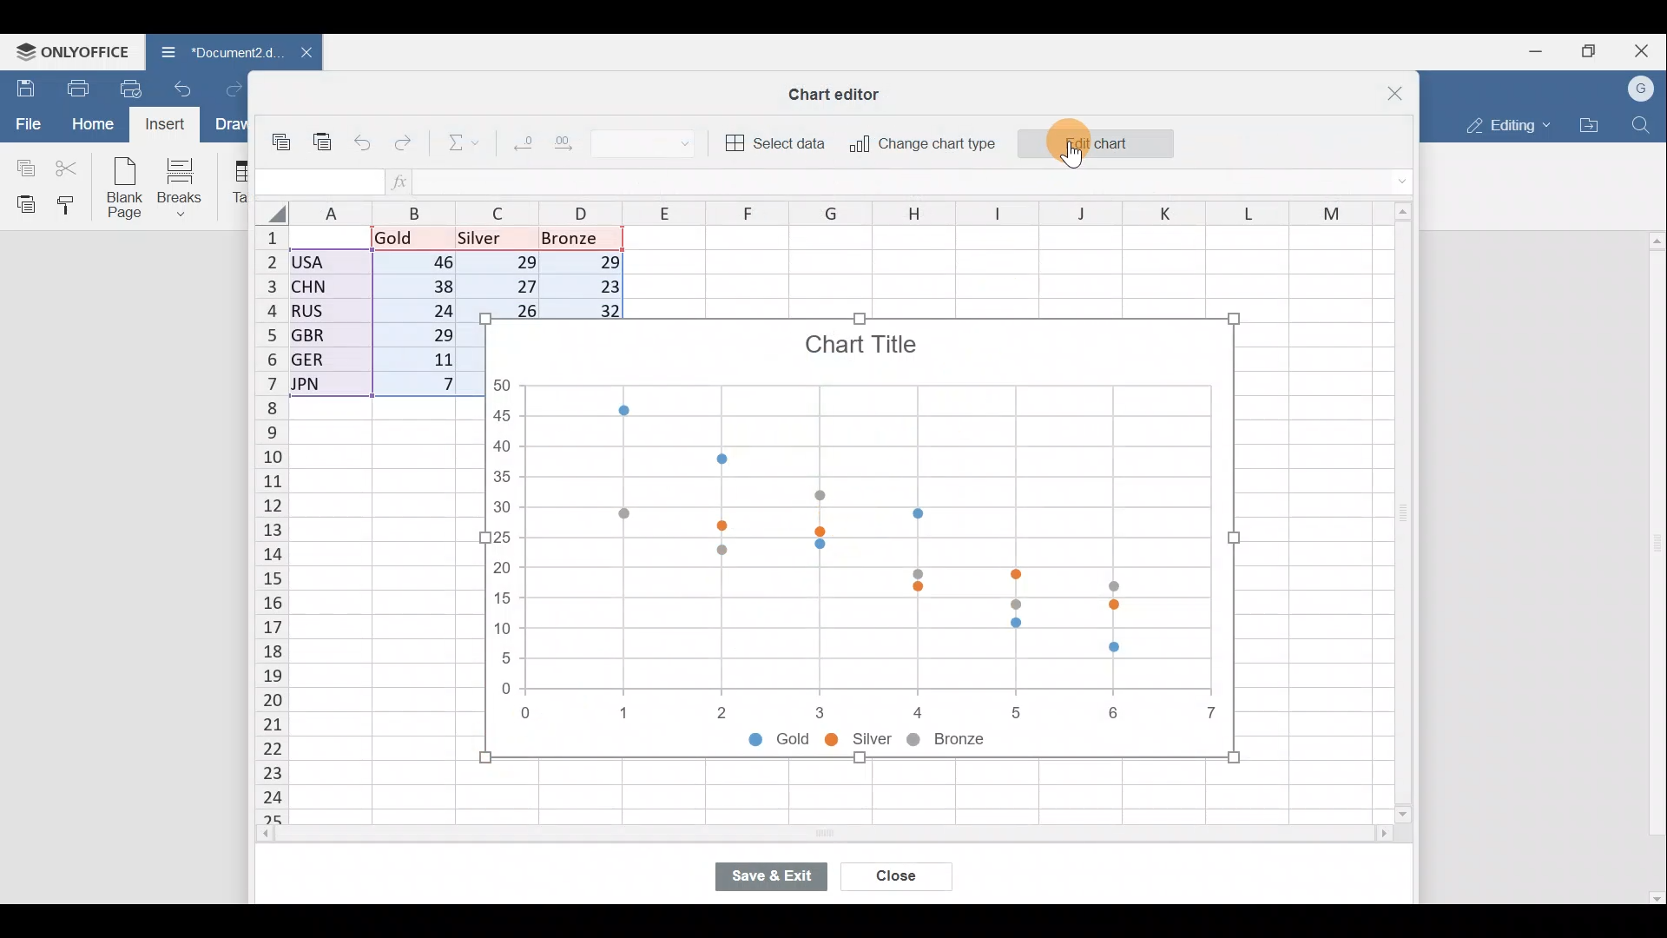 The height and width of the screenshot is (938, 1667). What do you see at coordinates (365, 140) in the screenshot?
I see `Undo` at bounding box center [365, 140].